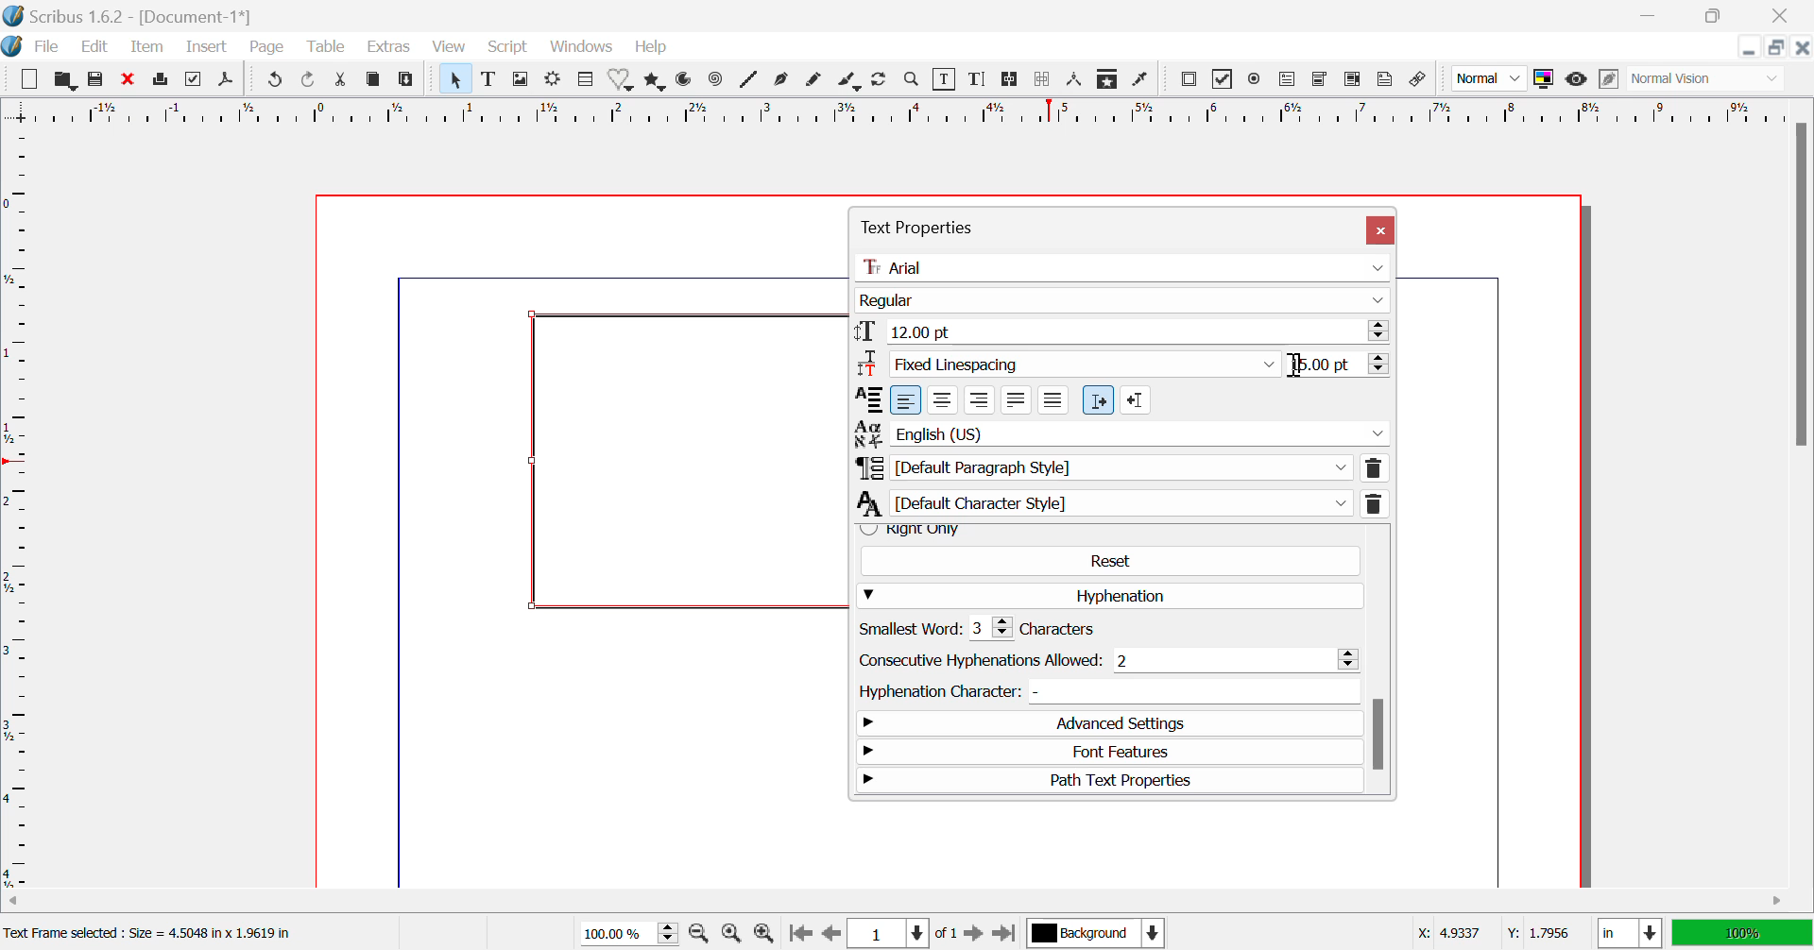 Image resolution: width=1814 pixels, height=950 pixels. What do you see at coordinates (1053, 400) in the screenshot?
I see `Forced justified` at bounding box center [1053, 400].